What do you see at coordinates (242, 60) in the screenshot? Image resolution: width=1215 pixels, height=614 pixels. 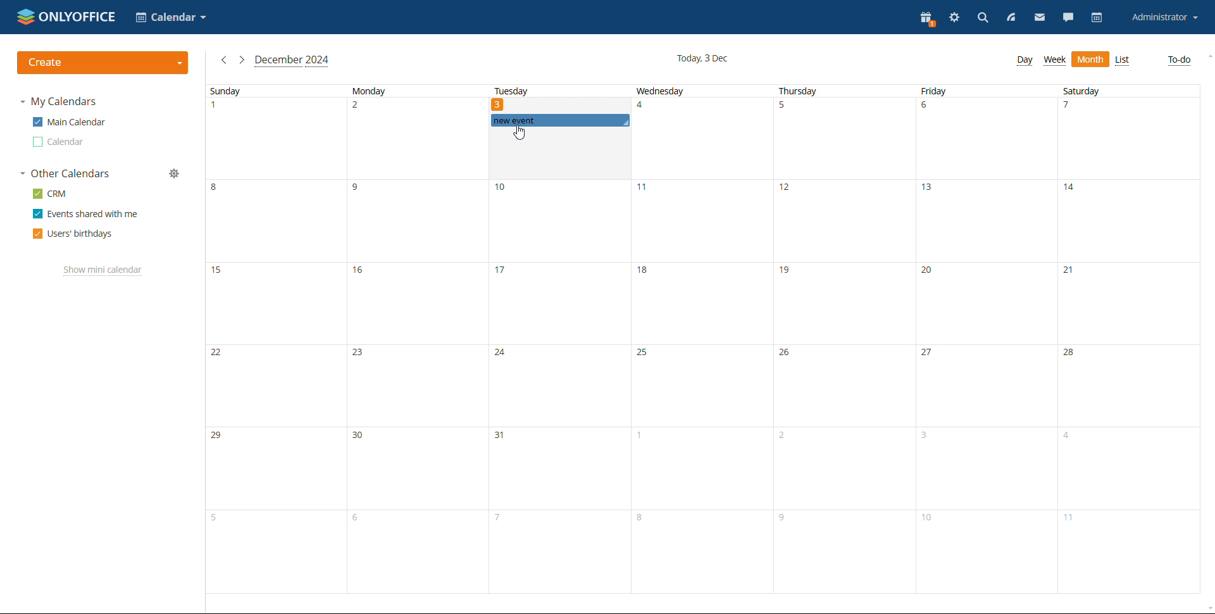 I see `next month` at bounding box center [242, 60].